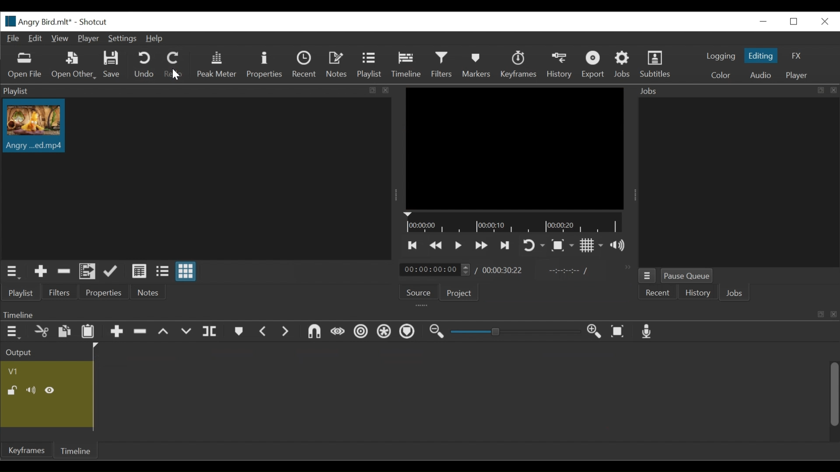  What do you see at coordinates (760, 76) in the screenshot?
I see `Audio` at bounding box center [760, 76].